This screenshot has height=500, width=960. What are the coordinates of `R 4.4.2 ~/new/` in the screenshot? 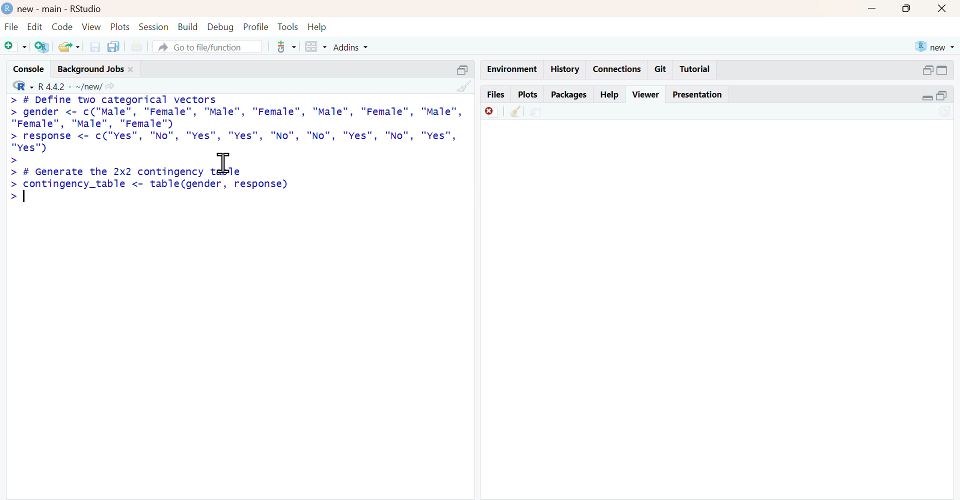 It's located at (70, 87).